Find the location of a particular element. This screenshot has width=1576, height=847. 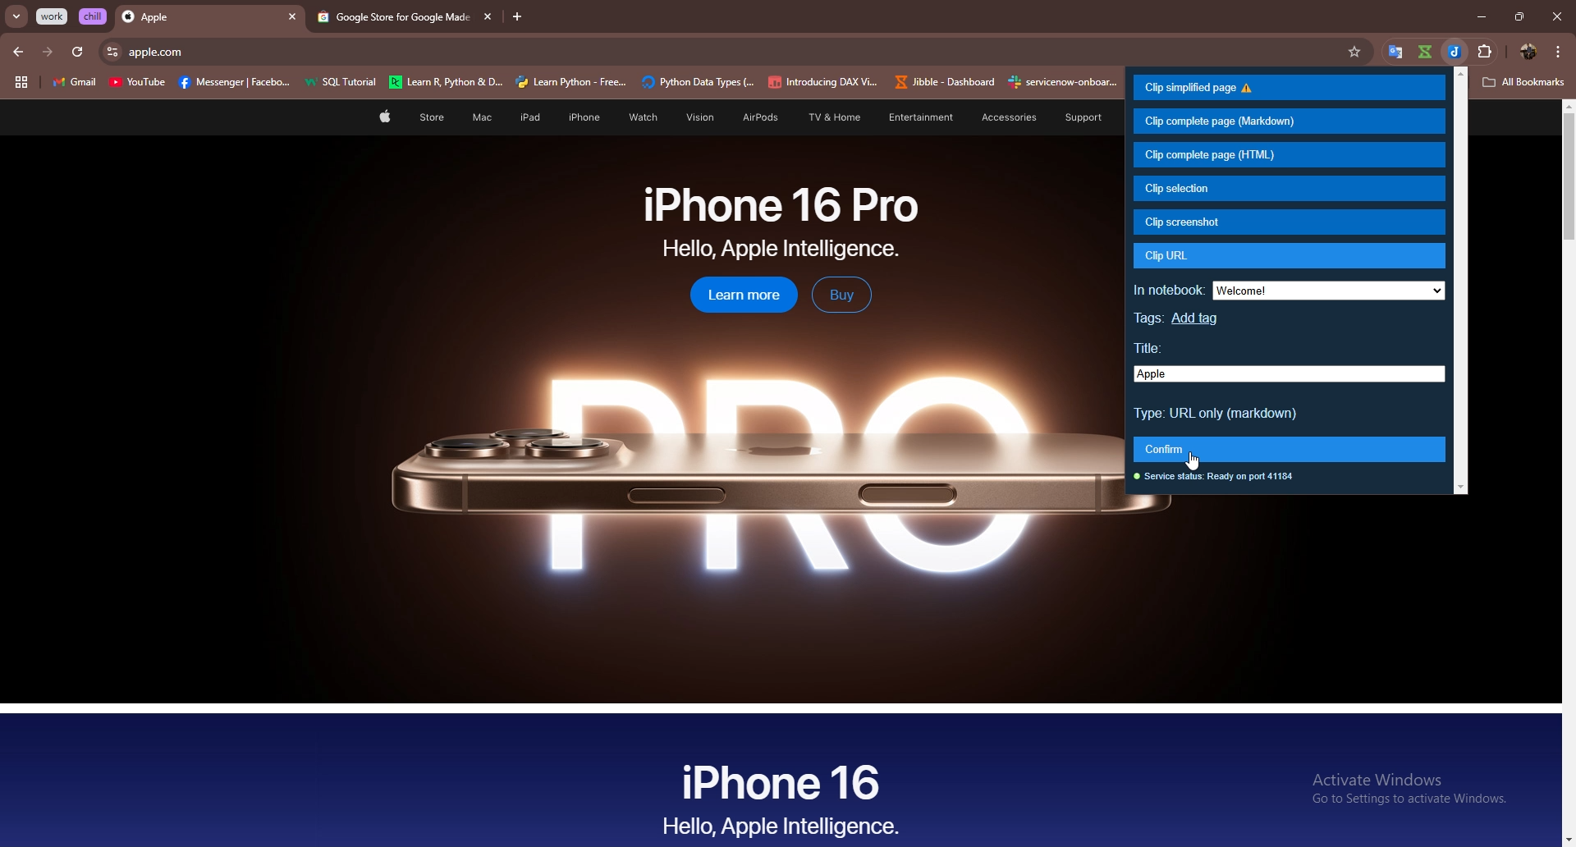

iPhone 16 Pro
Hello, Apple Intelligence. is located at coordinates (781, 222).